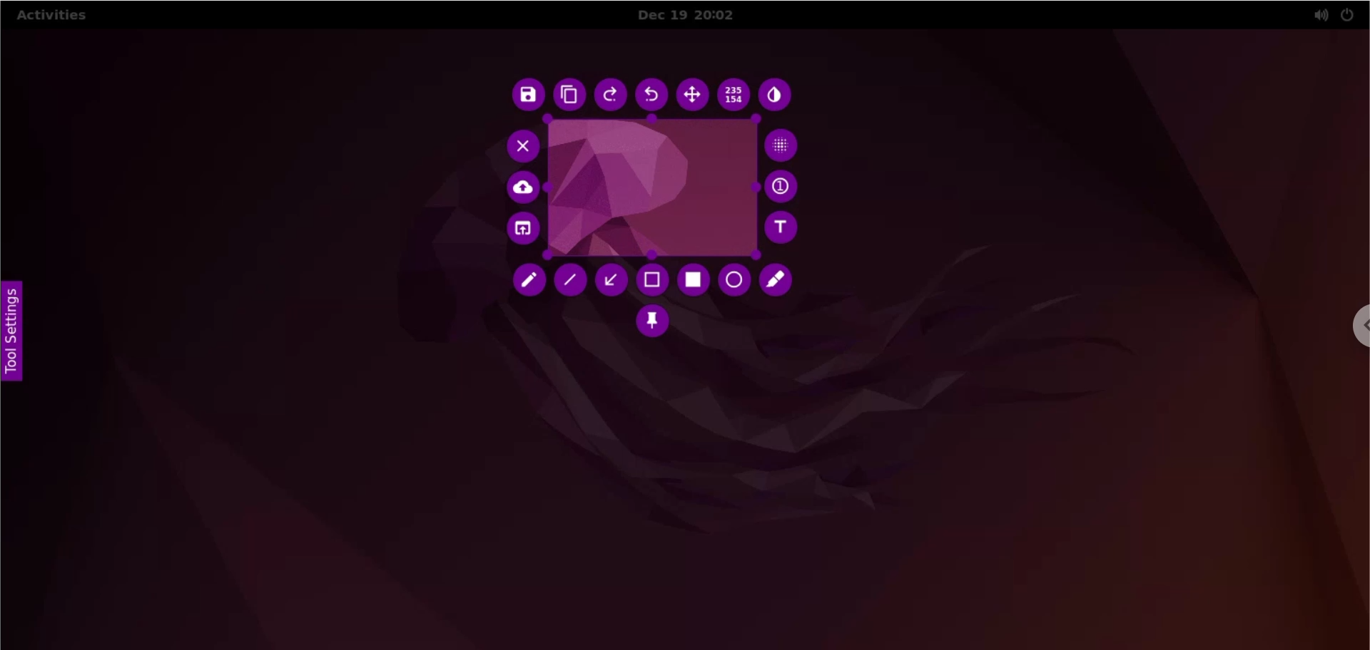  What do you see at coordinates (695, 96) in the screenshot?
I see `move selection` at bounding box center [695, 96].